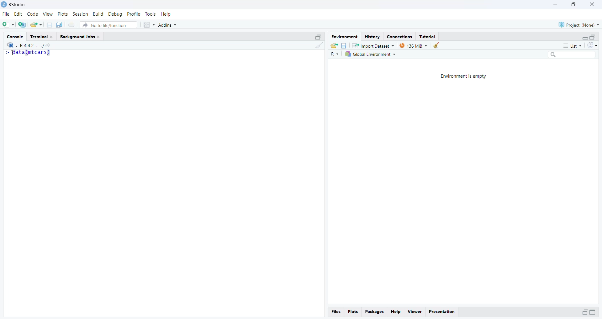 The height and width of the screenshot is (319, 602). What do you see at coordinates (444, 311) in the screenshot?
I see `Presentation` at bounding box center [444, 311].